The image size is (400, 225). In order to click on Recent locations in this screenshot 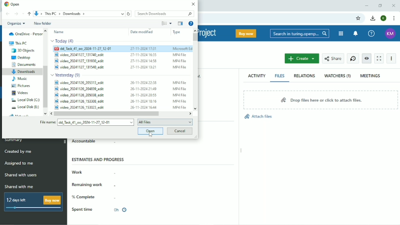, I will do `click(23, 14)`.